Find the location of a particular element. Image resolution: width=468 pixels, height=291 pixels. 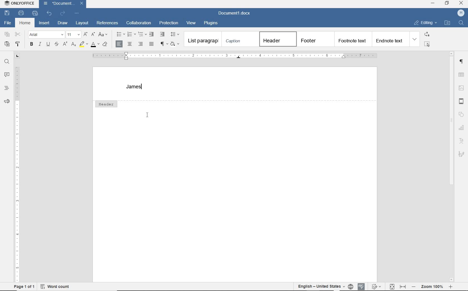

font color is located at coordinates (95, 45).